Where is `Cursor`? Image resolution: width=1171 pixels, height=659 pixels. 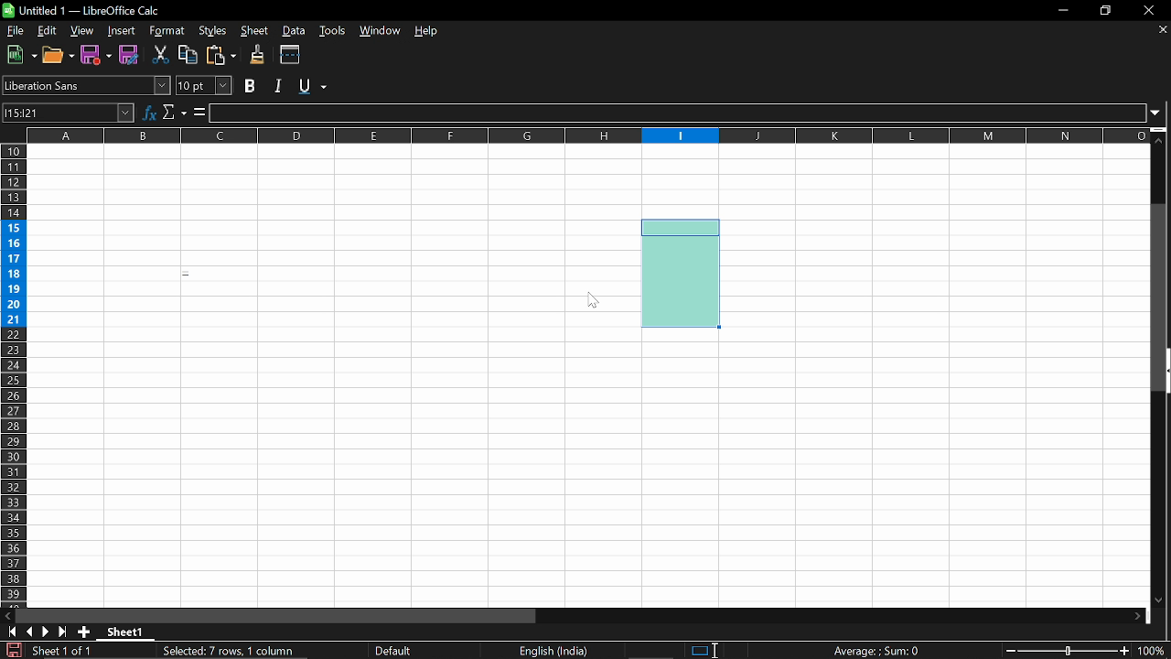
Cursor is located at coordinates (594, 301).